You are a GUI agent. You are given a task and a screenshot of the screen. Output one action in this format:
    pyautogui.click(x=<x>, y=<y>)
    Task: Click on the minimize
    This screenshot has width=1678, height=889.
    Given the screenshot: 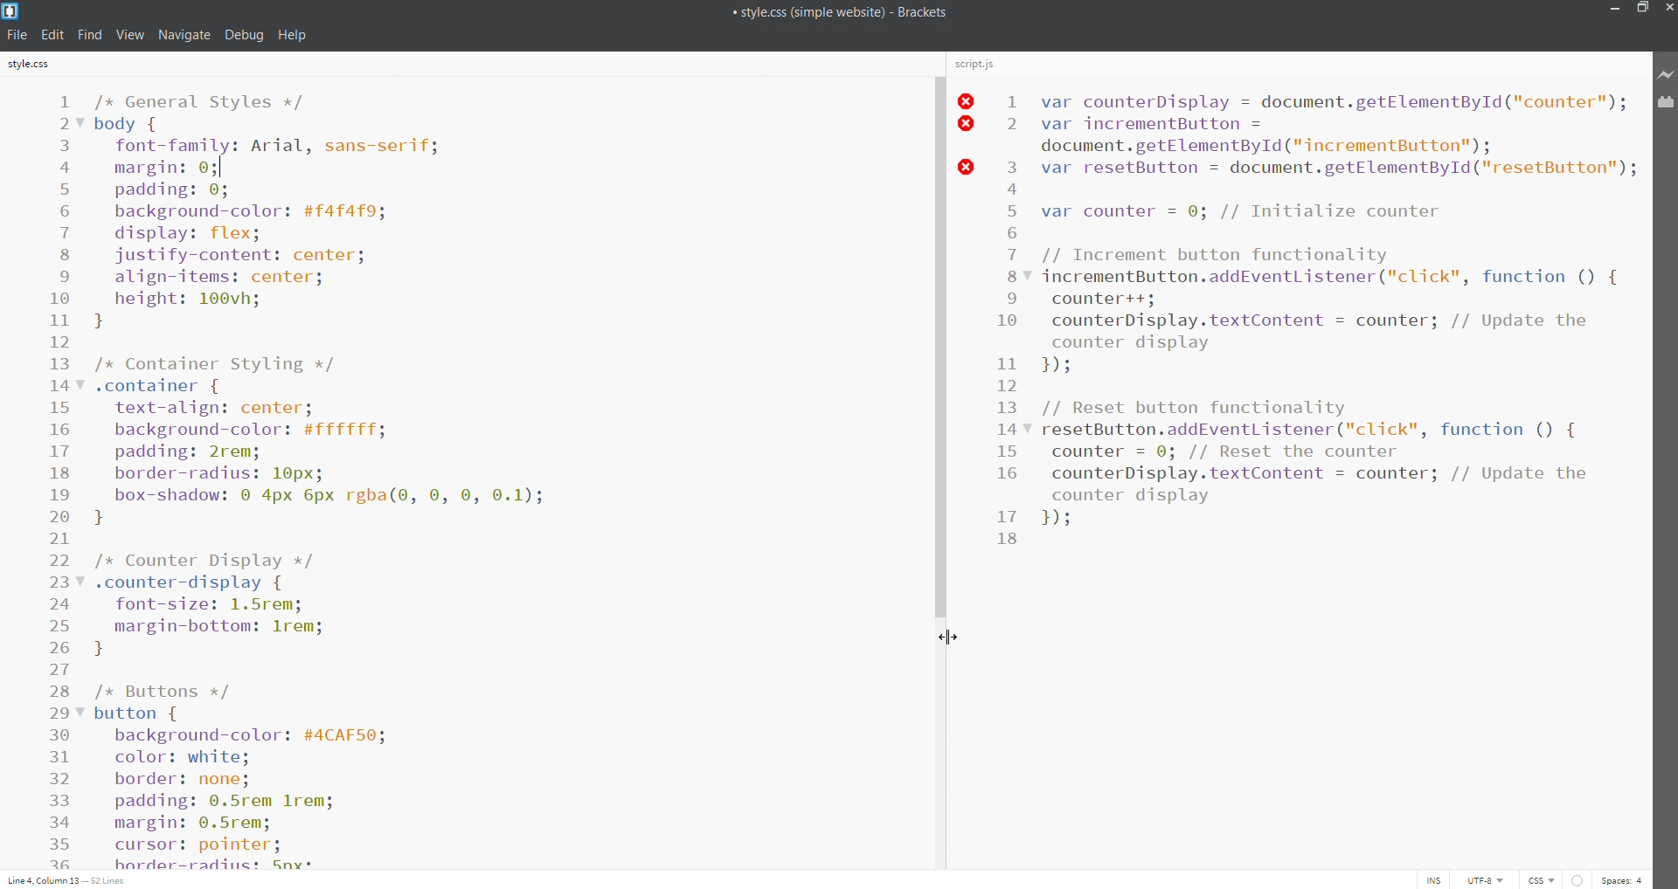 What is the action you would take?
    pyautogui.click(x=1614, y=10)
    